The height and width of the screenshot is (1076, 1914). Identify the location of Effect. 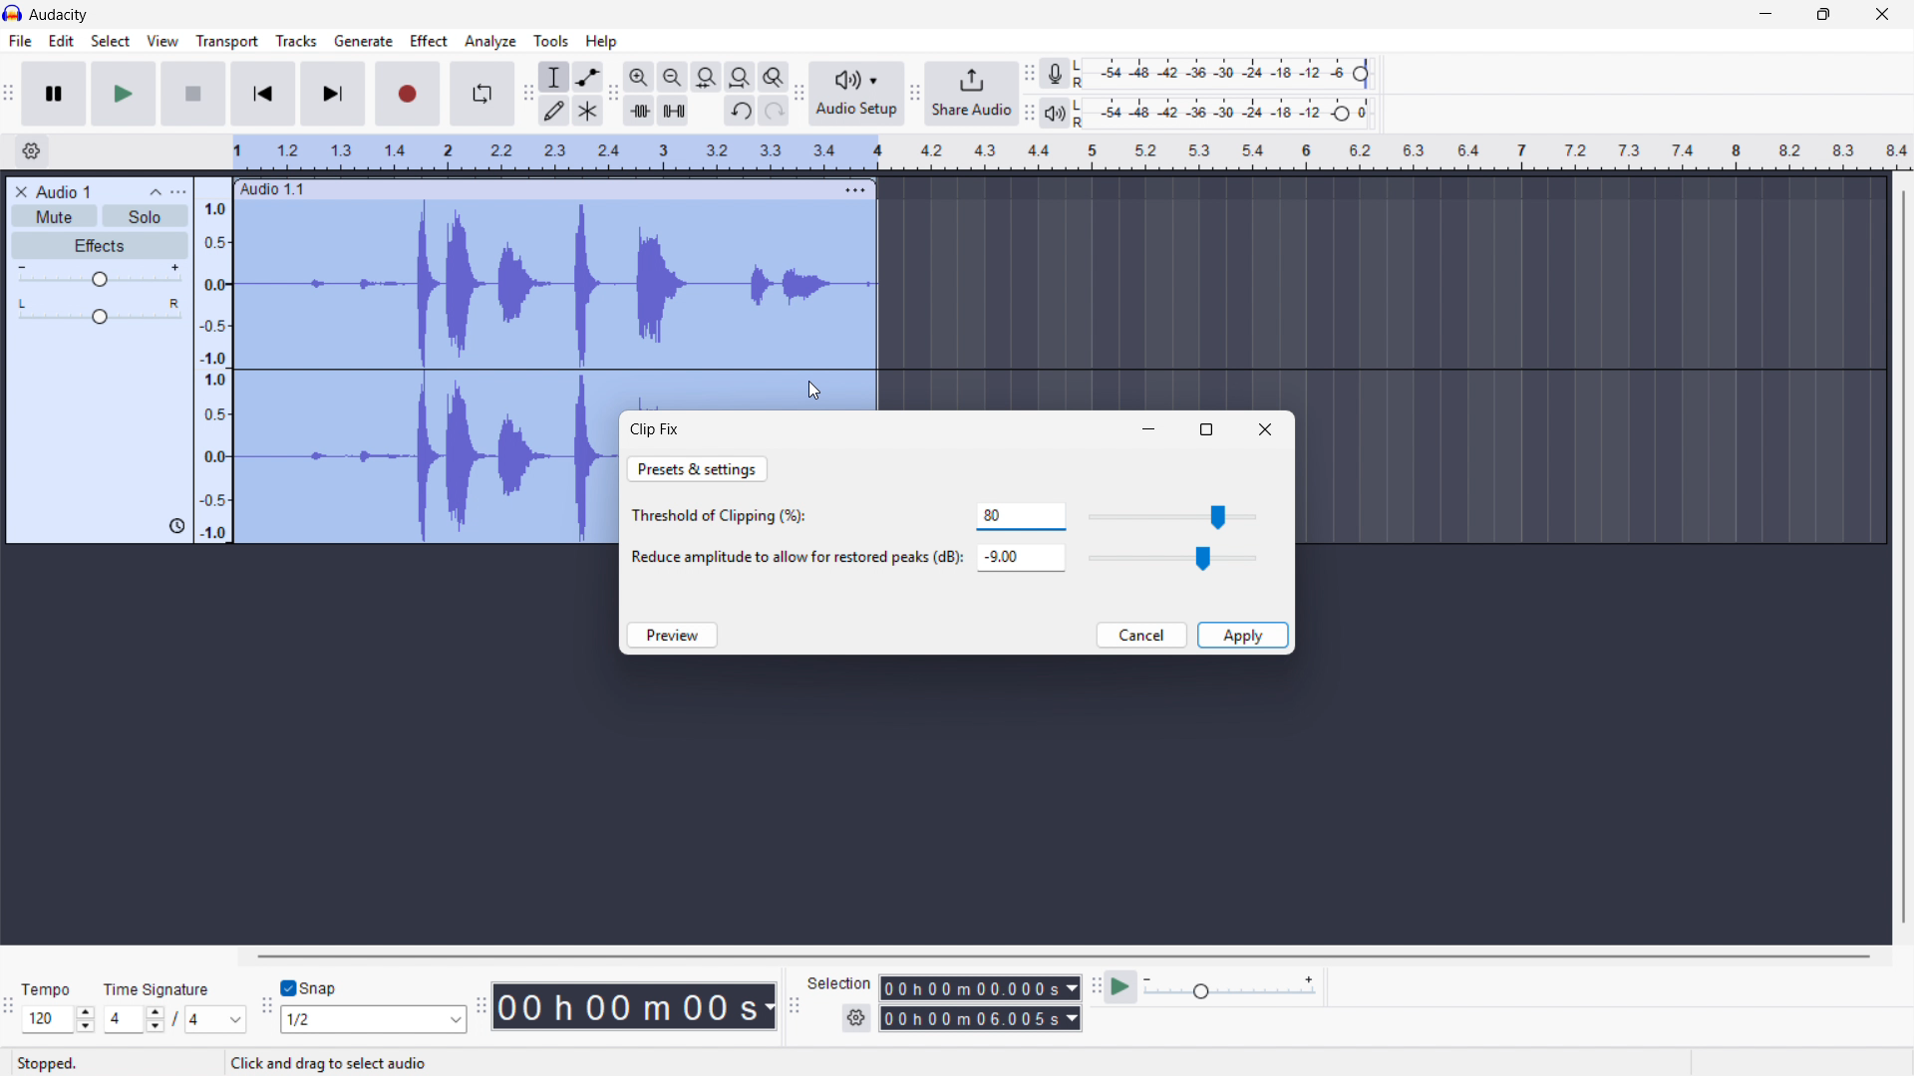
(430, 42).